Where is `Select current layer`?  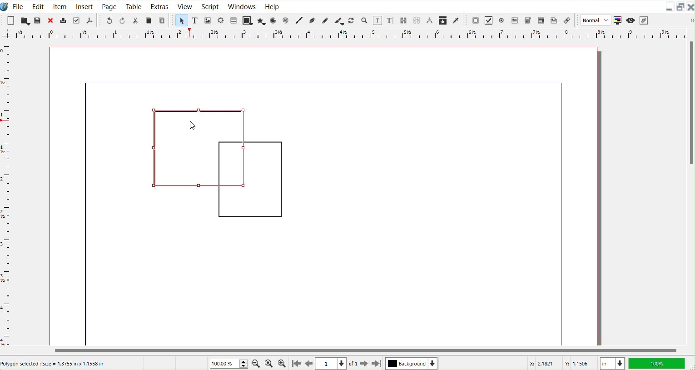
Select current layer is located at coordinates (412, 363).